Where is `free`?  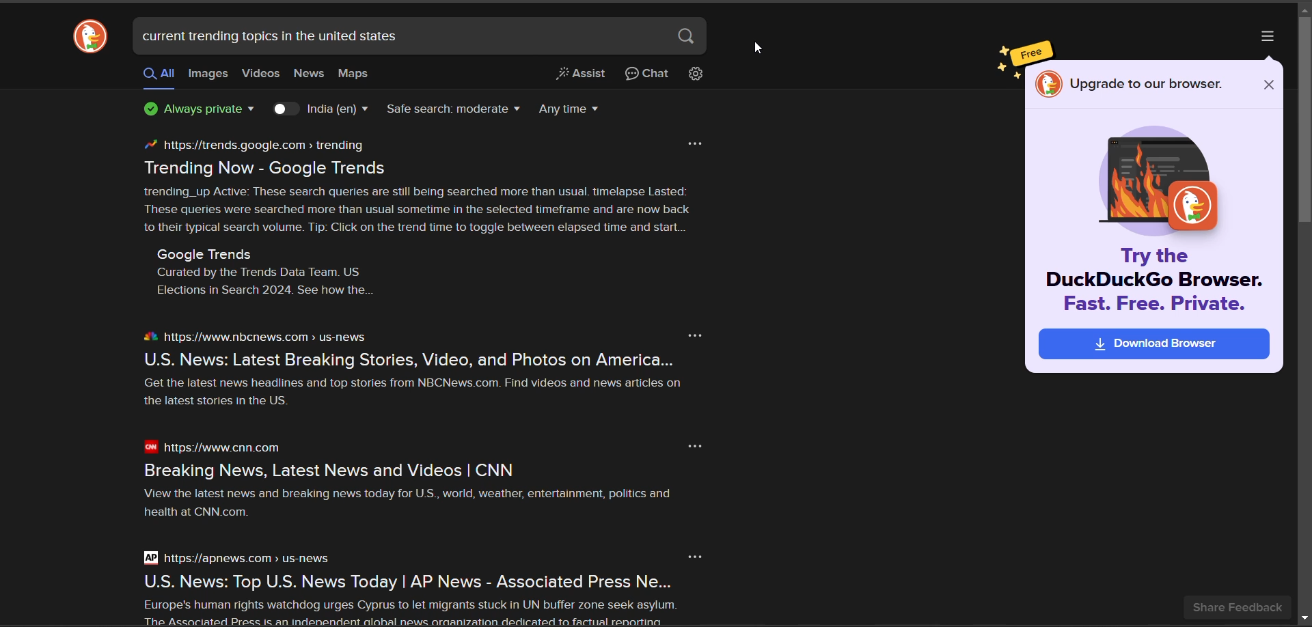 free is located at coordinates (1026, 53).